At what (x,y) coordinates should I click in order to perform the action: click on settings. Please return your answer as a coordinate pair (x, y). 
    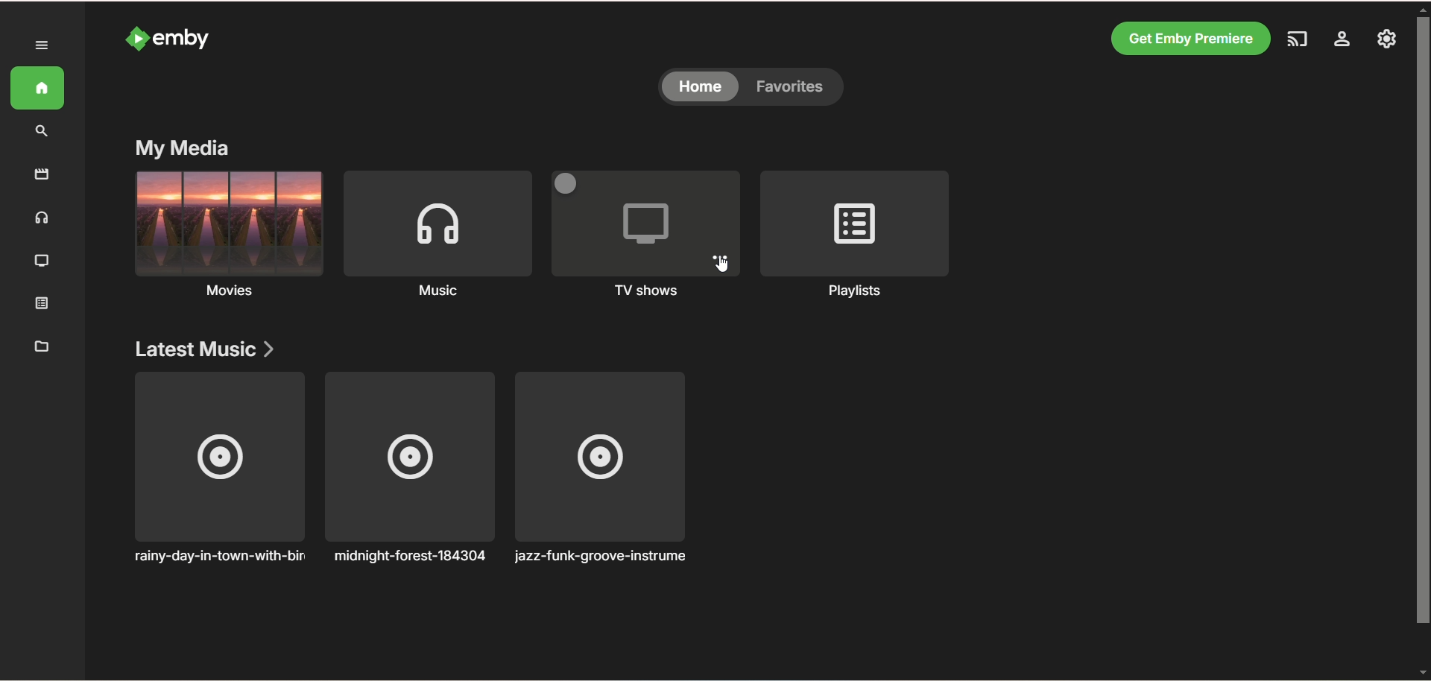
    Looking at the image, I should click on (1341, 41).